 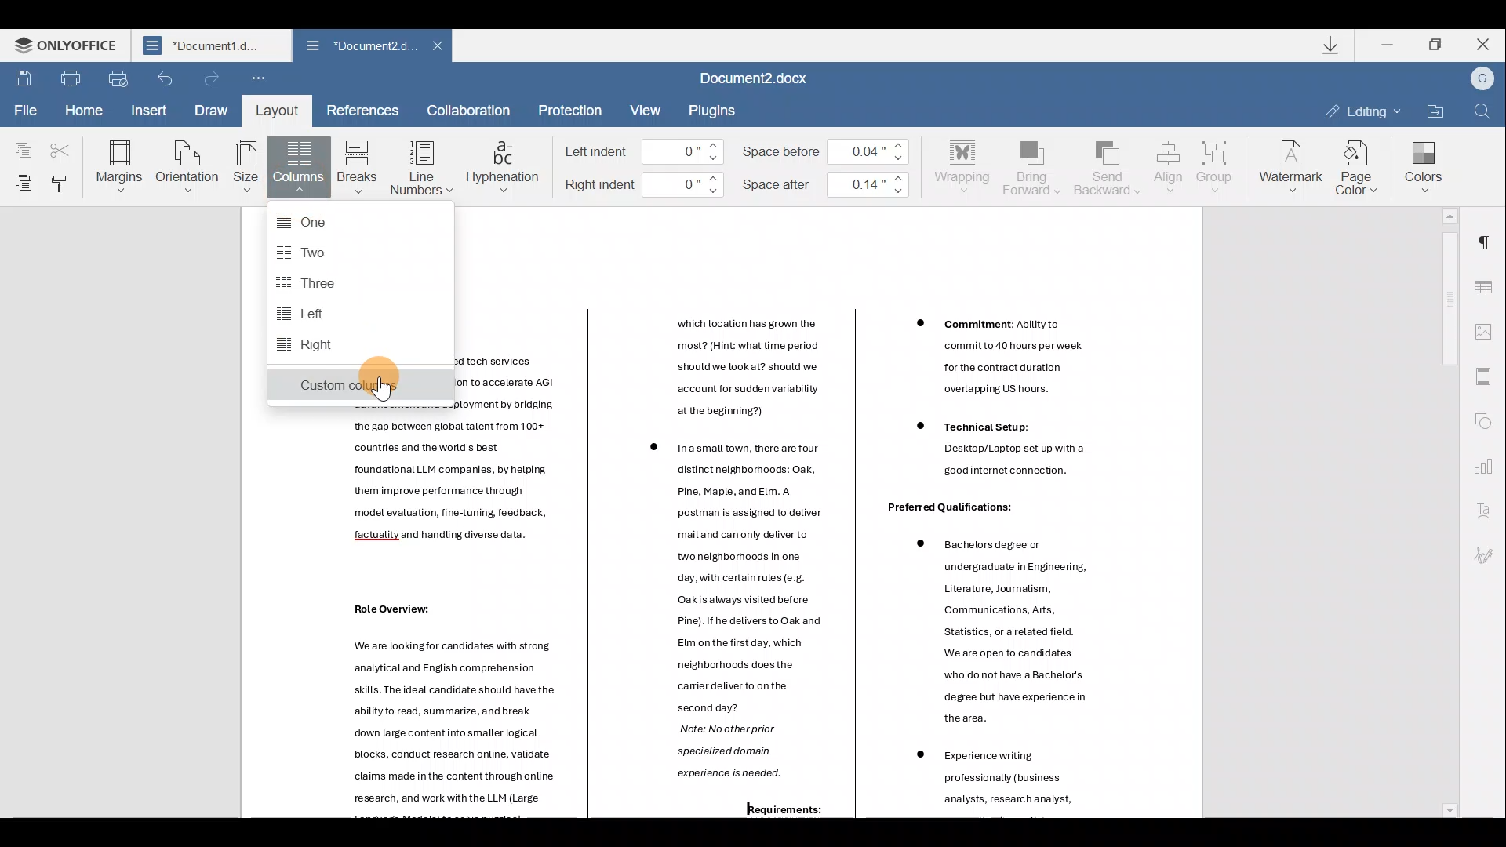 I want to click on References, so click(x=364, y=110).